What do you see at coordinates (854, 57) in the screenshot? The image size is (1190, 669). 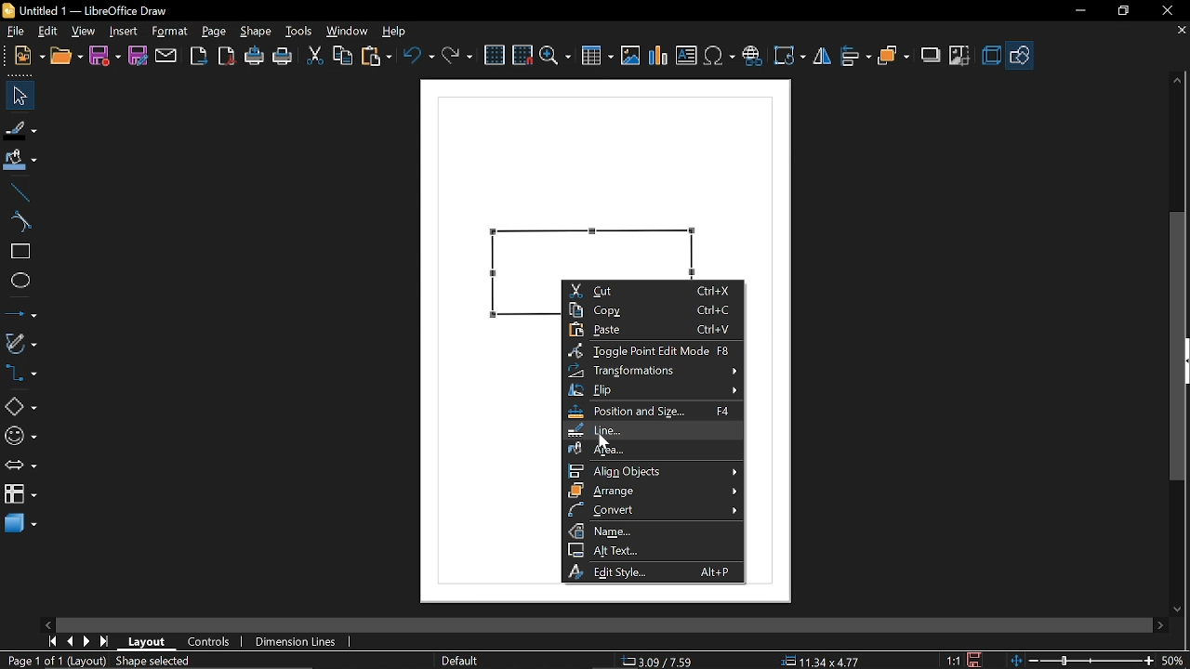 I see `allign` at bounding box center [854, 57].